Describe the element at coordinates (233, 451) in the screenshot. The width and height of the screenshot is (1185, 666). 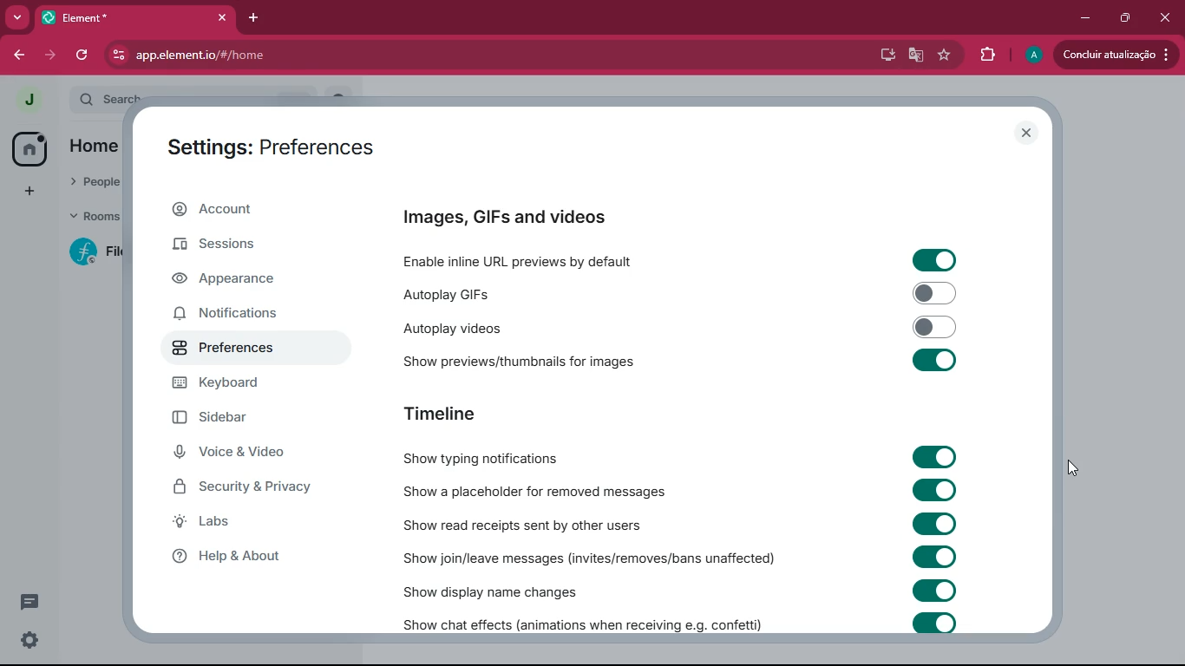
I see `voice & video` at that location.